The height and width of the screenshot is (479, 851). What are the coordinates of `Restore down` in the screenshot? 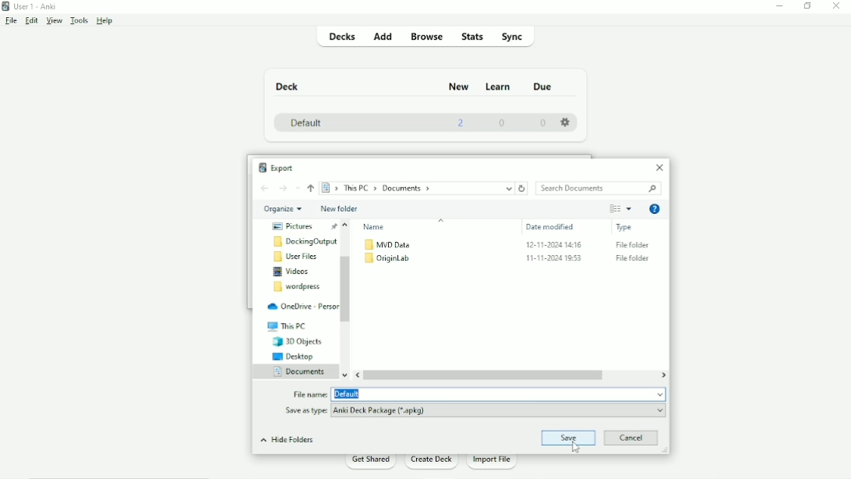 It's located at (808, 5).